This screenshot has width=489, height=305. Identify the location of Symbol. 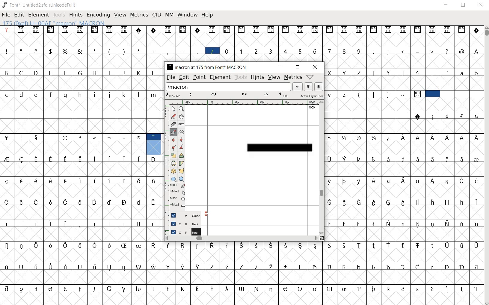
(301, 30).